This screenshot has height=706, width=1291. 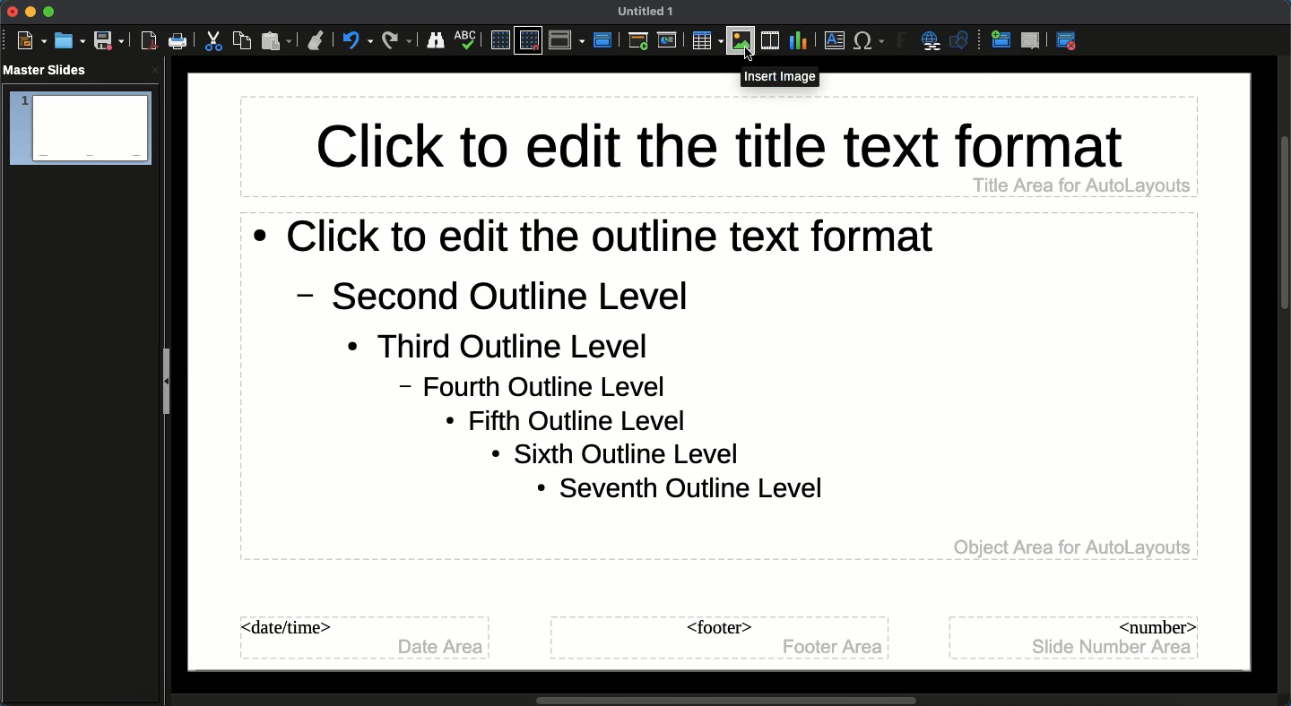 I want to click on Close, so click(x=10, y=13).